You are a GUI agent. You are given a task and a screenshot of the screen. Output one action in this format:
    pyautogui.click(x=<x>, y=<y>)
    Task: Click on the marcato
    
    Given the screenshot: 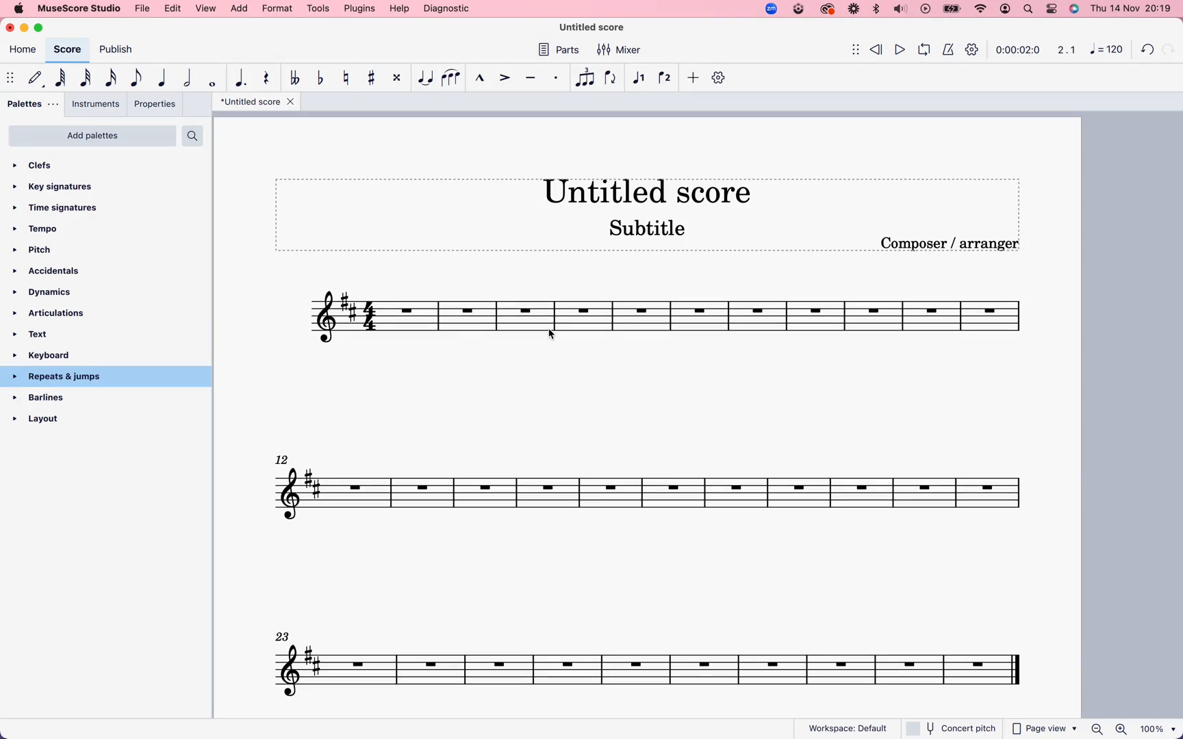 What is the action you would take?
    pyautogui.click(x=480, y=79)
    